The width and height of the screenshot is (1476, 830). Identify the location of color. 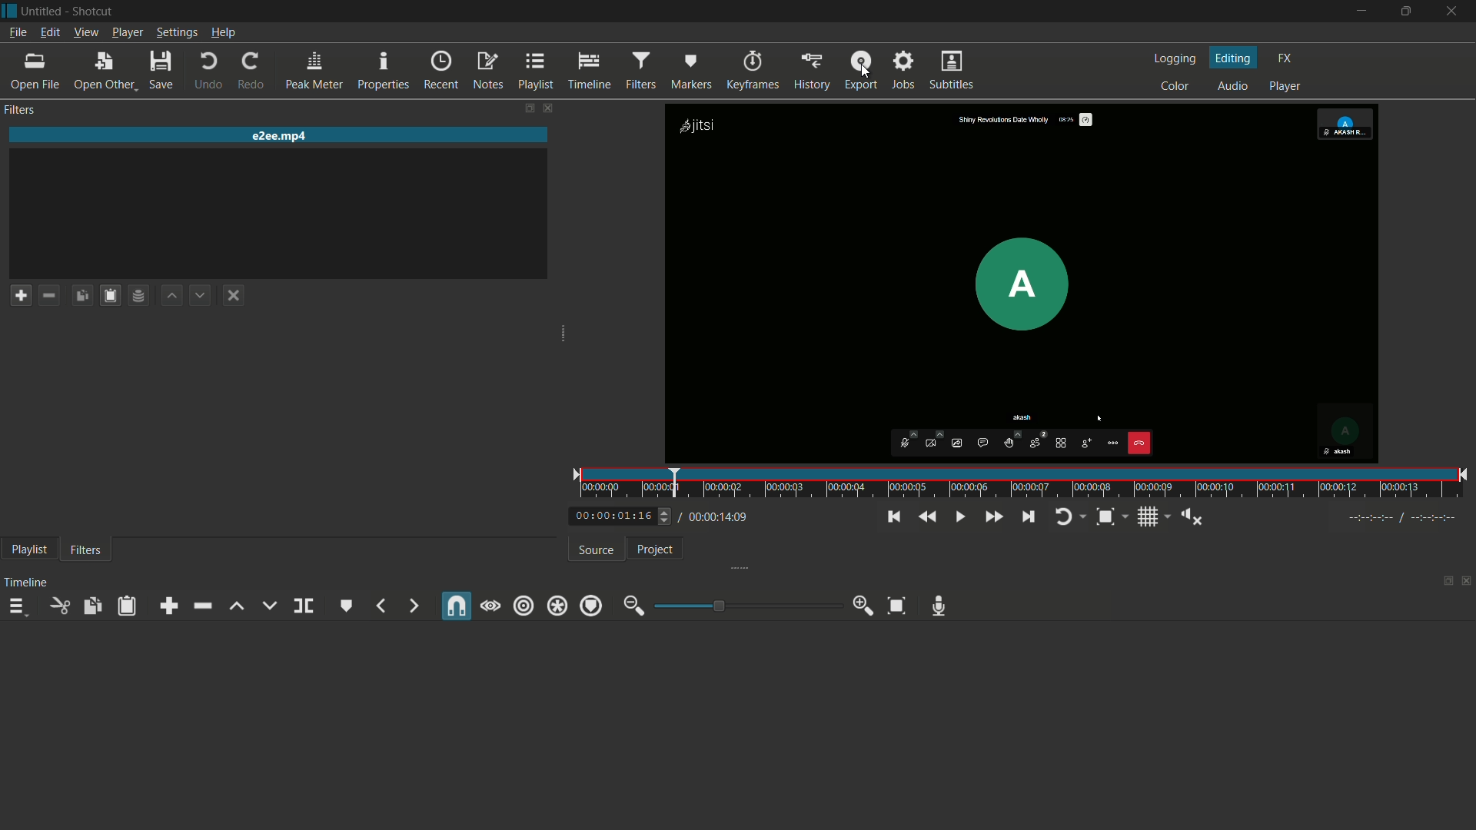
(1175, 87).